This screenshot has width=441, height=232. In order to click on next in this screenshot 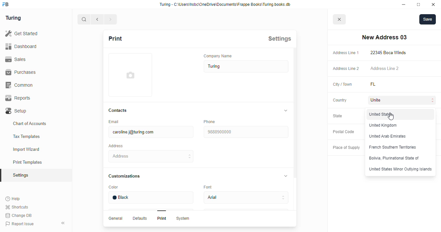, I will do `click(111, 19)`.